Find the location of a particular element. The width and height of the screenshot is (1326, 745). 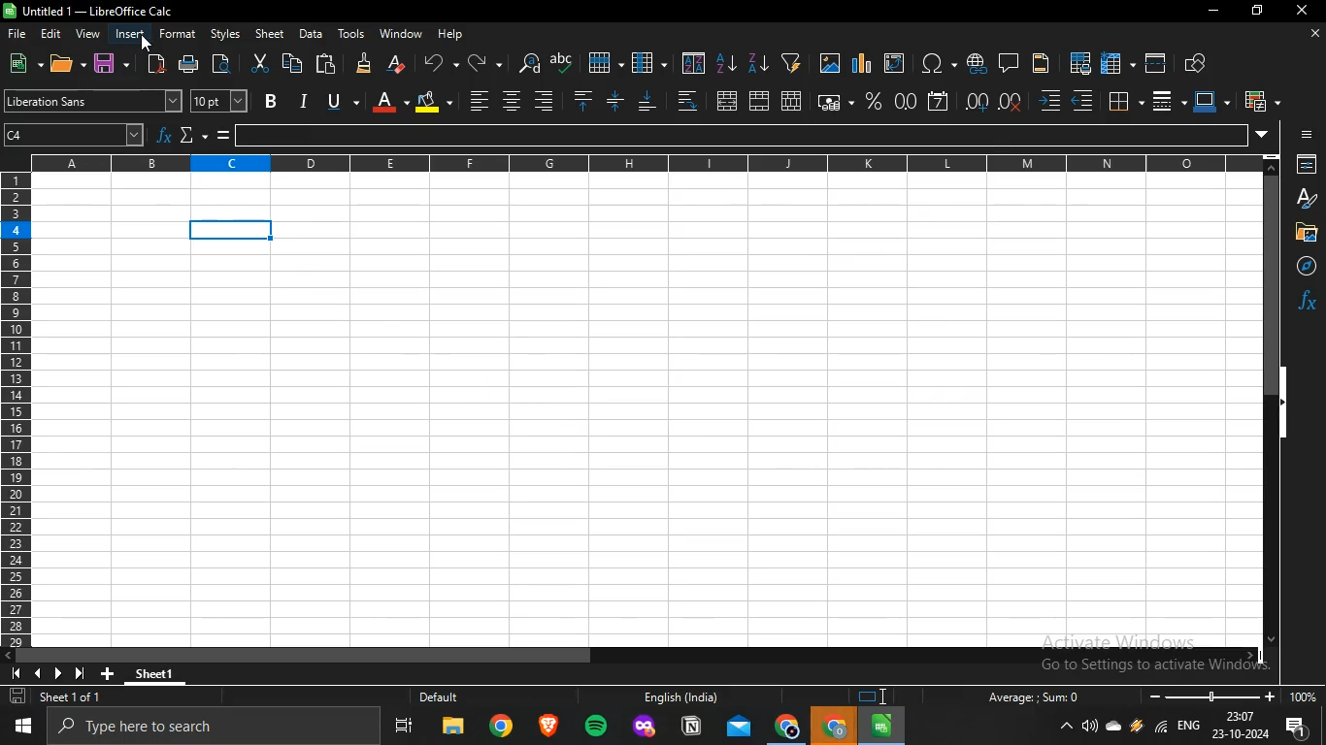

sheet 1 of 1 is located at coordinates (59, 697).